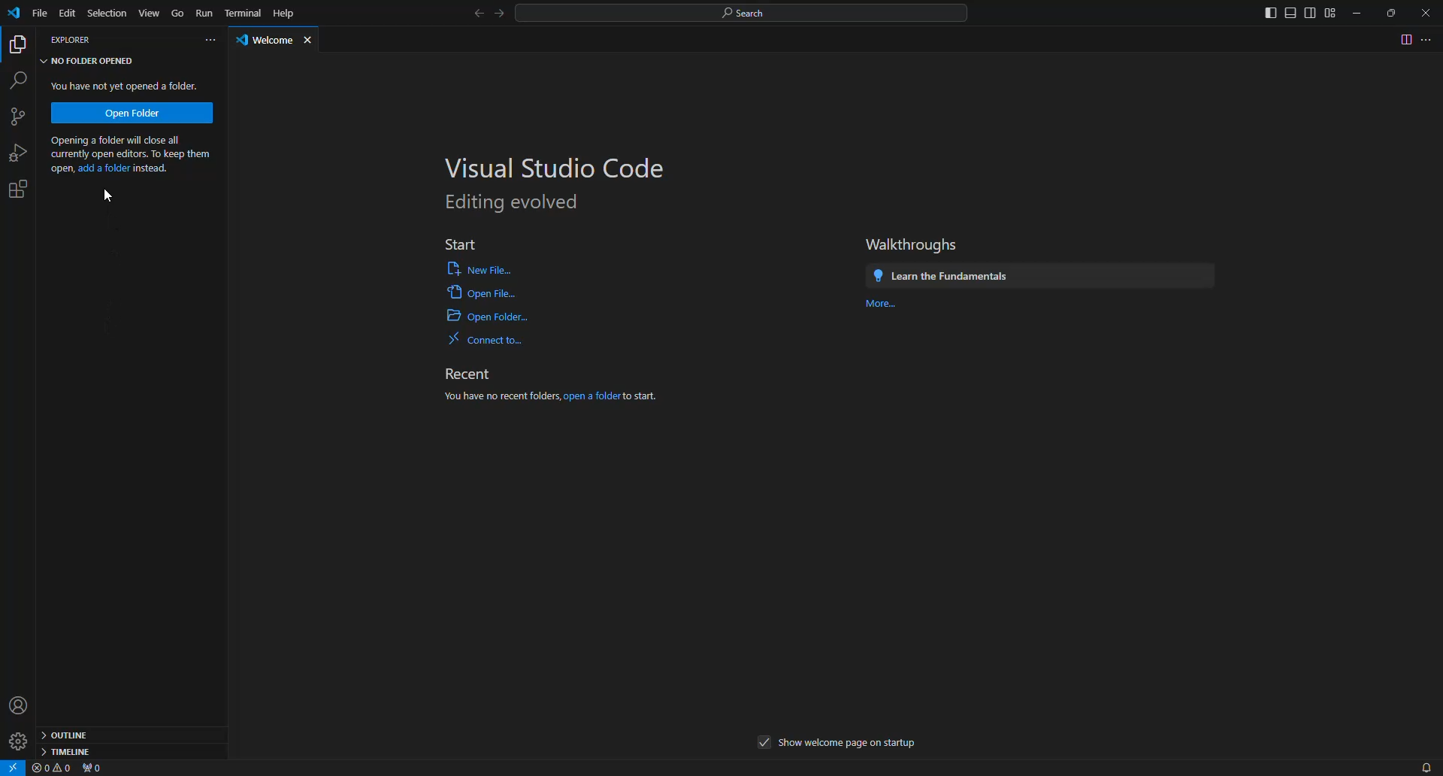 Image resolution: width=1443 pixels, height=776 pixels. What do you see at coordinates (480, 292) in the screenshot?
I see `open file` at bounding box center [480, 292].